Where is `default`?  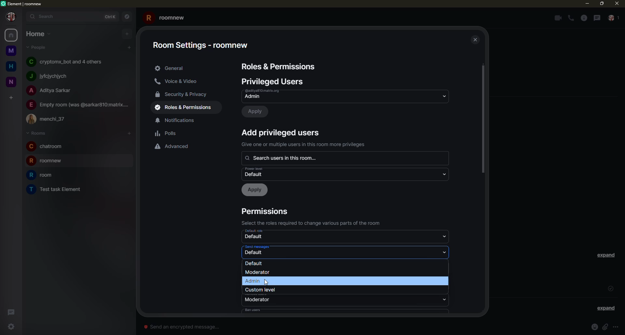 default is located at coordinates (255, 253).